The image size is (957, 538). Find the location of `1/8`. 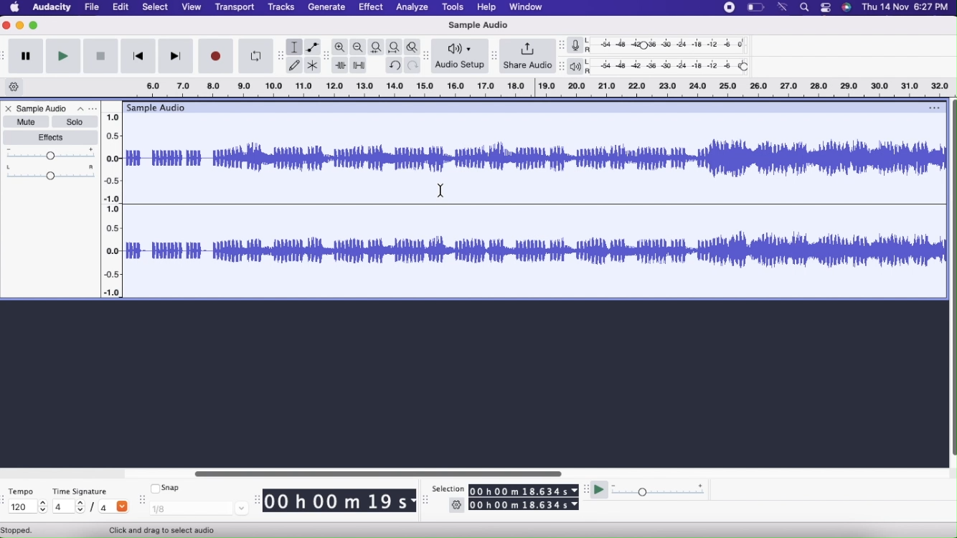

1/8 is located at coordinates (198, 510).